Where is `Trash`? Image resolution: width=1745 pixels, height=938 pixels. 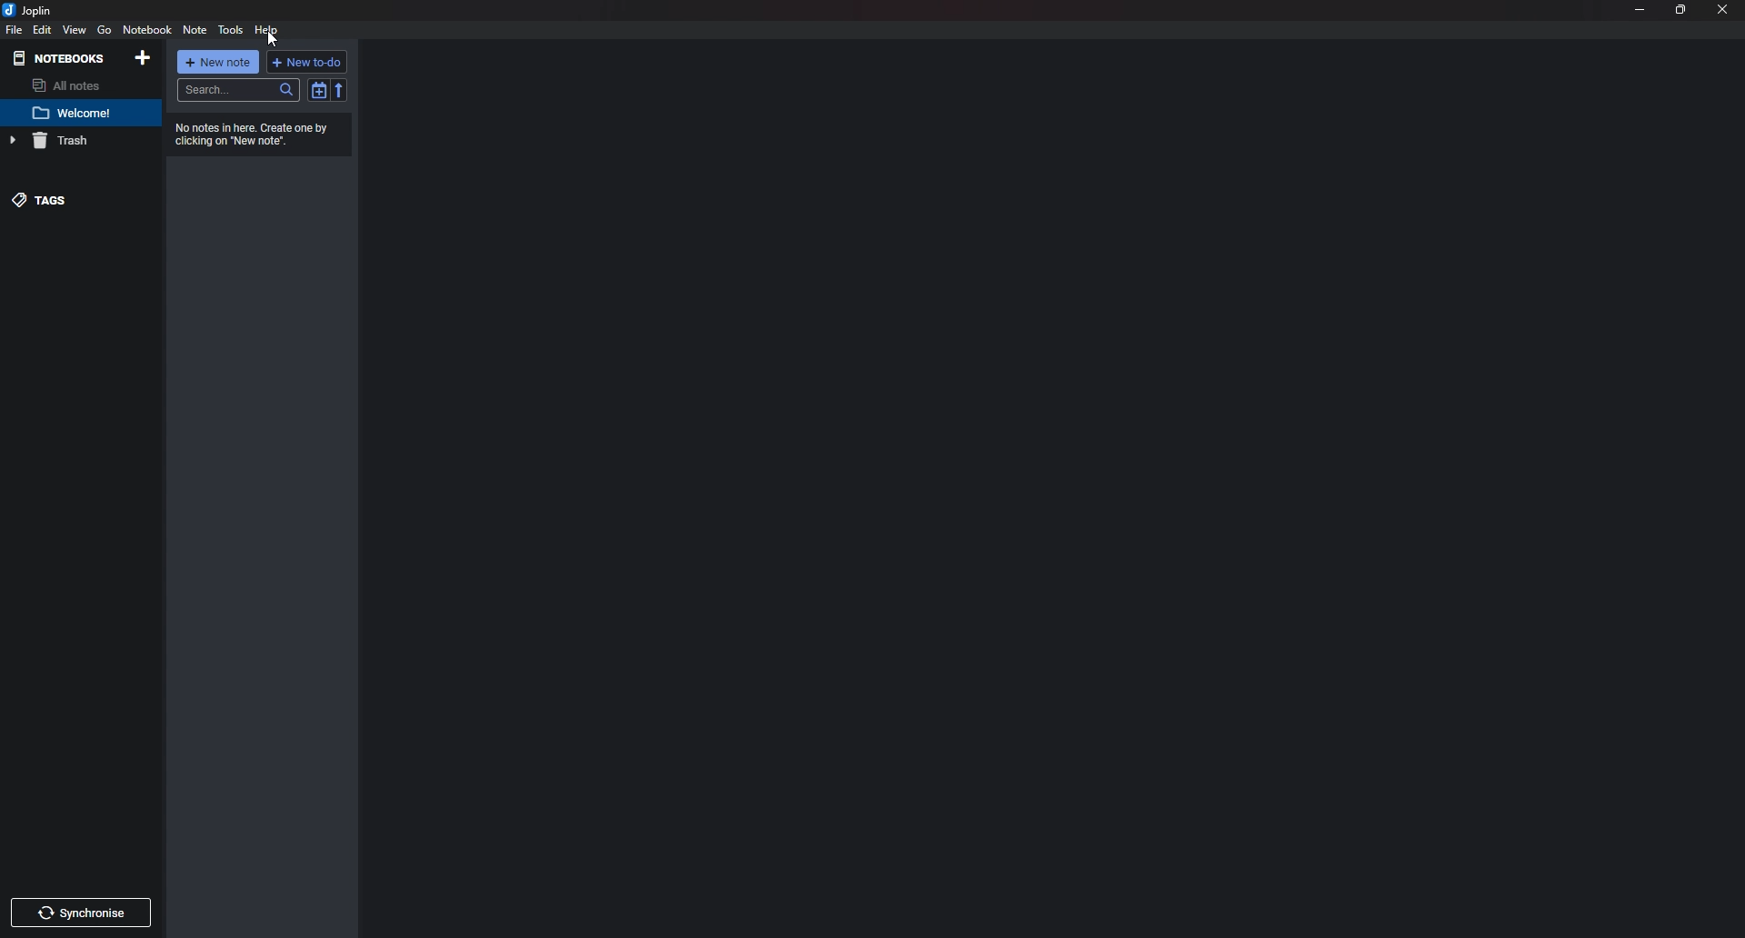
Trash is located at coordinates (73, 141).